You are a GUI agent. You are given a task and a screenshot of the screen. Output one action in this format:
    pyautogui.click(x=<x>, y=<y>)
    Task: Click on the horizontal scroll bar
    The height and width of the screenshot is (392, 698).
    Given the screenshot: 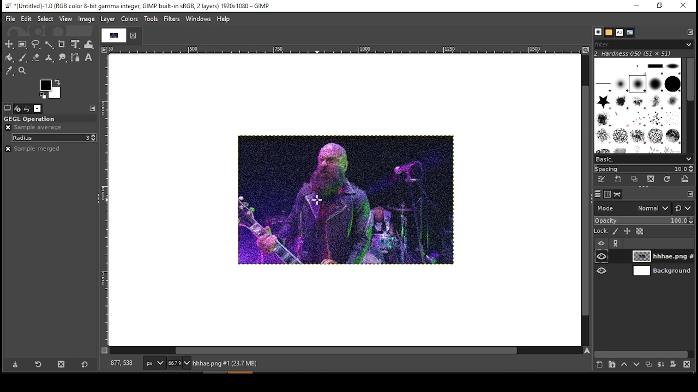 What is the action you would take?
    pyautogui.click(x=346, y=351)
    